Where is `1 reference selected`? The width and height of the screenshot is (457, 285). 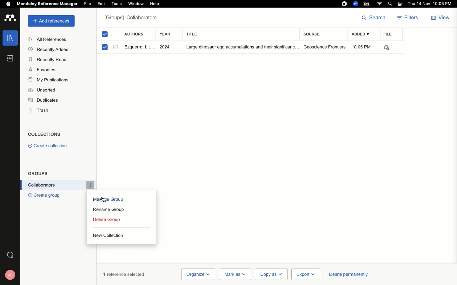
1 reference selected is located at coordinates (124, 274).